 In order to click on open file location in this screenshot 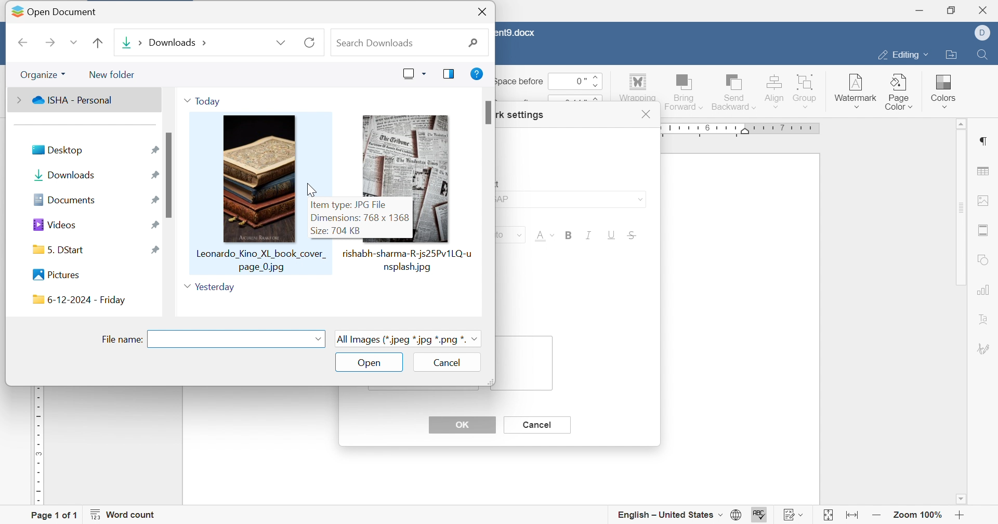, I will do `click(950, 56)`.